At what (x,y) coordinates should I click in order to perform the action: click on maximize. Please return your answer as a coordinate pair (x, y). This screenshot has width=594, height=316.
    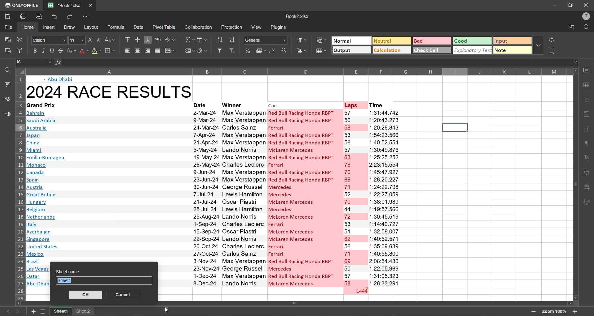
    Looking at the image, I should click on (570, 5).